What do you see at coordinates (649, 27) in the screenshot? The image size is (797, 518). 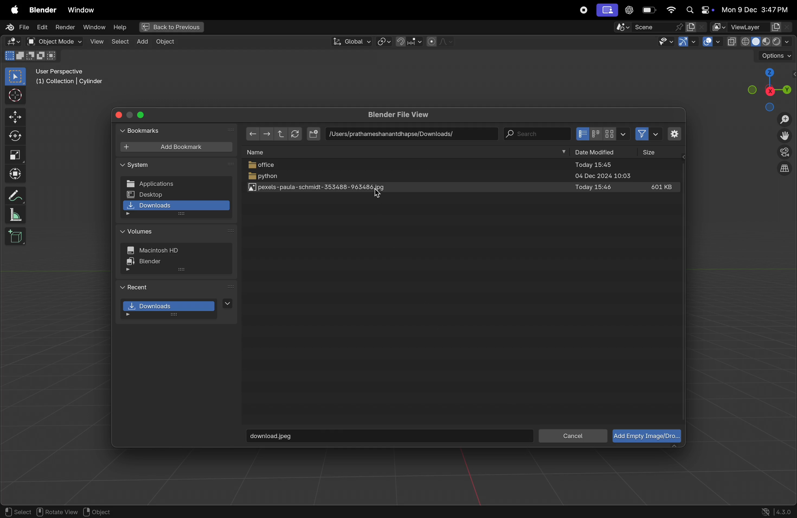 I see `score` at bounding box center [649, 27].